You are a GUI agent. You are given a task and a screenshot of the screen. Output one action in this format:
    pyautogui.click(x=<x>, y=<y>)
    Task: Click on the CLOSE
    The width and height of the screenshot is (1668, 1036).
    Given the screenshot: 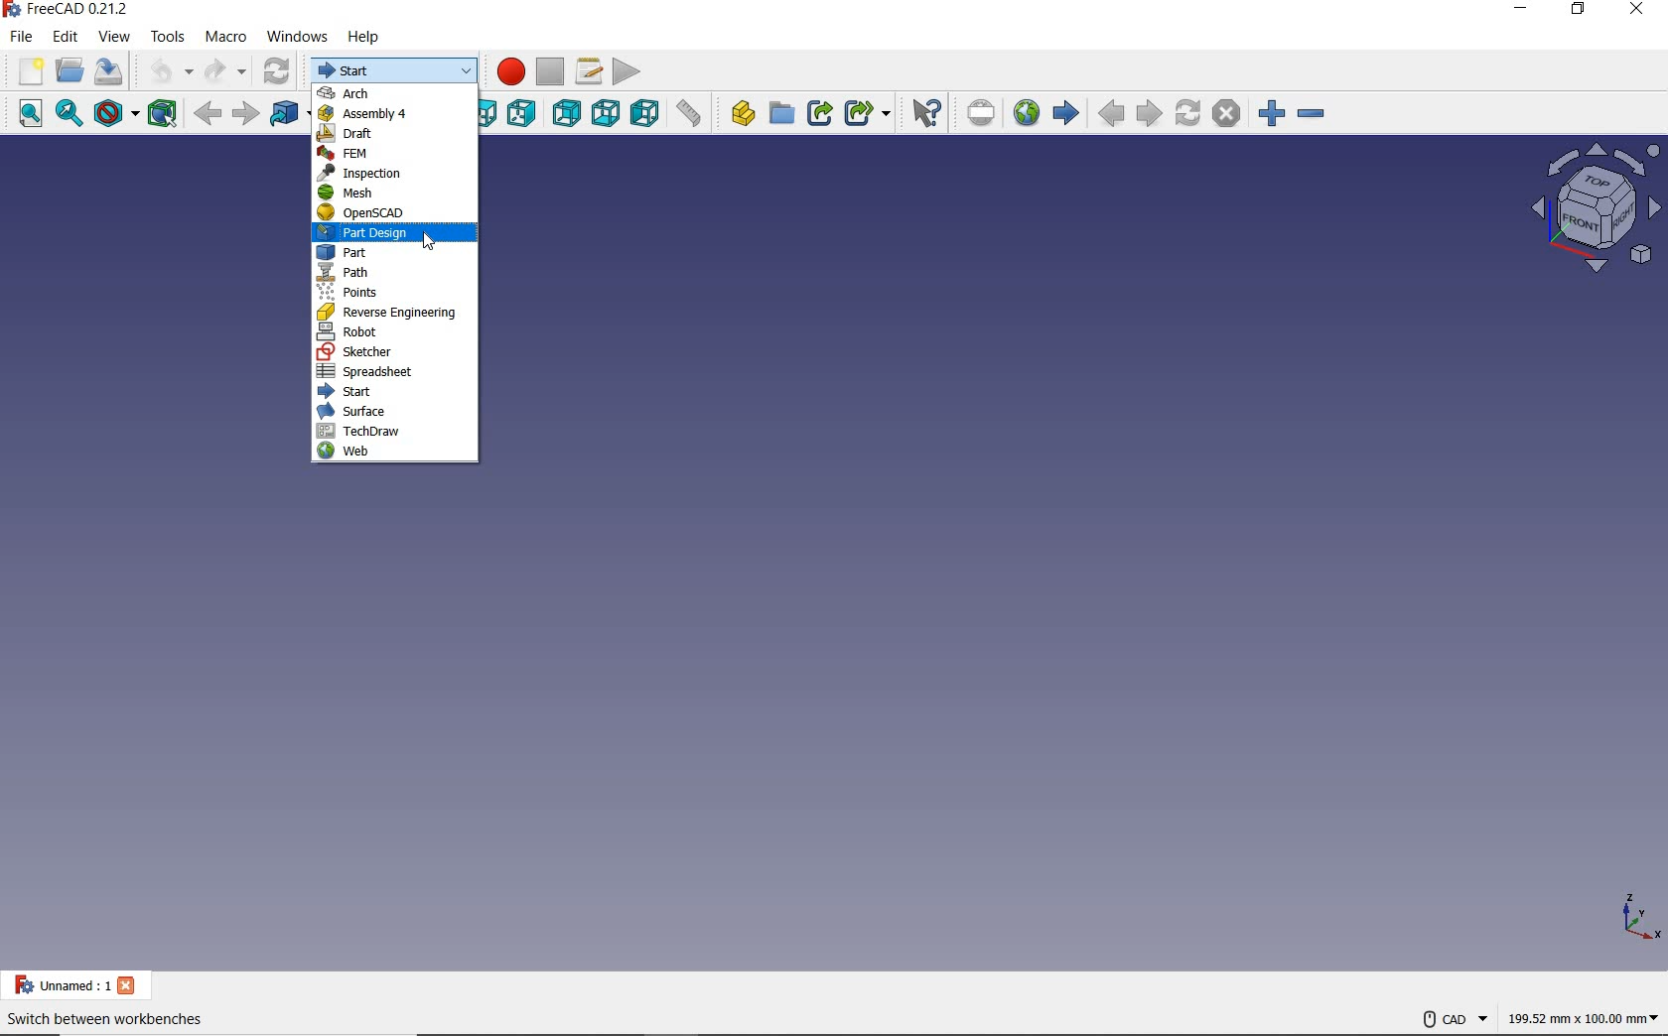 What is the action you would take?
    pyautogui.click(x=1640, y=13)
    